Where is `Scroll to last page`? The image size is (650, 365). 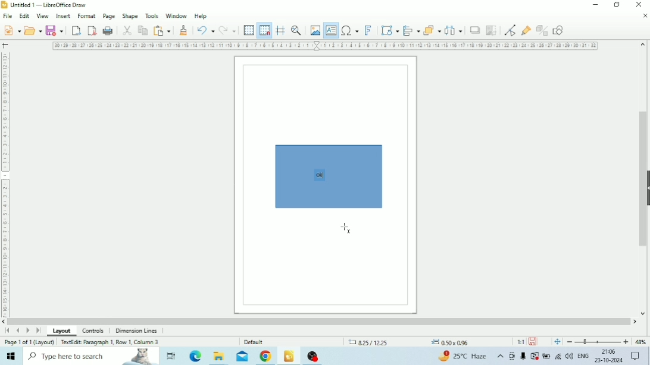 Scroll to last page is located at coordinates (38, 331).